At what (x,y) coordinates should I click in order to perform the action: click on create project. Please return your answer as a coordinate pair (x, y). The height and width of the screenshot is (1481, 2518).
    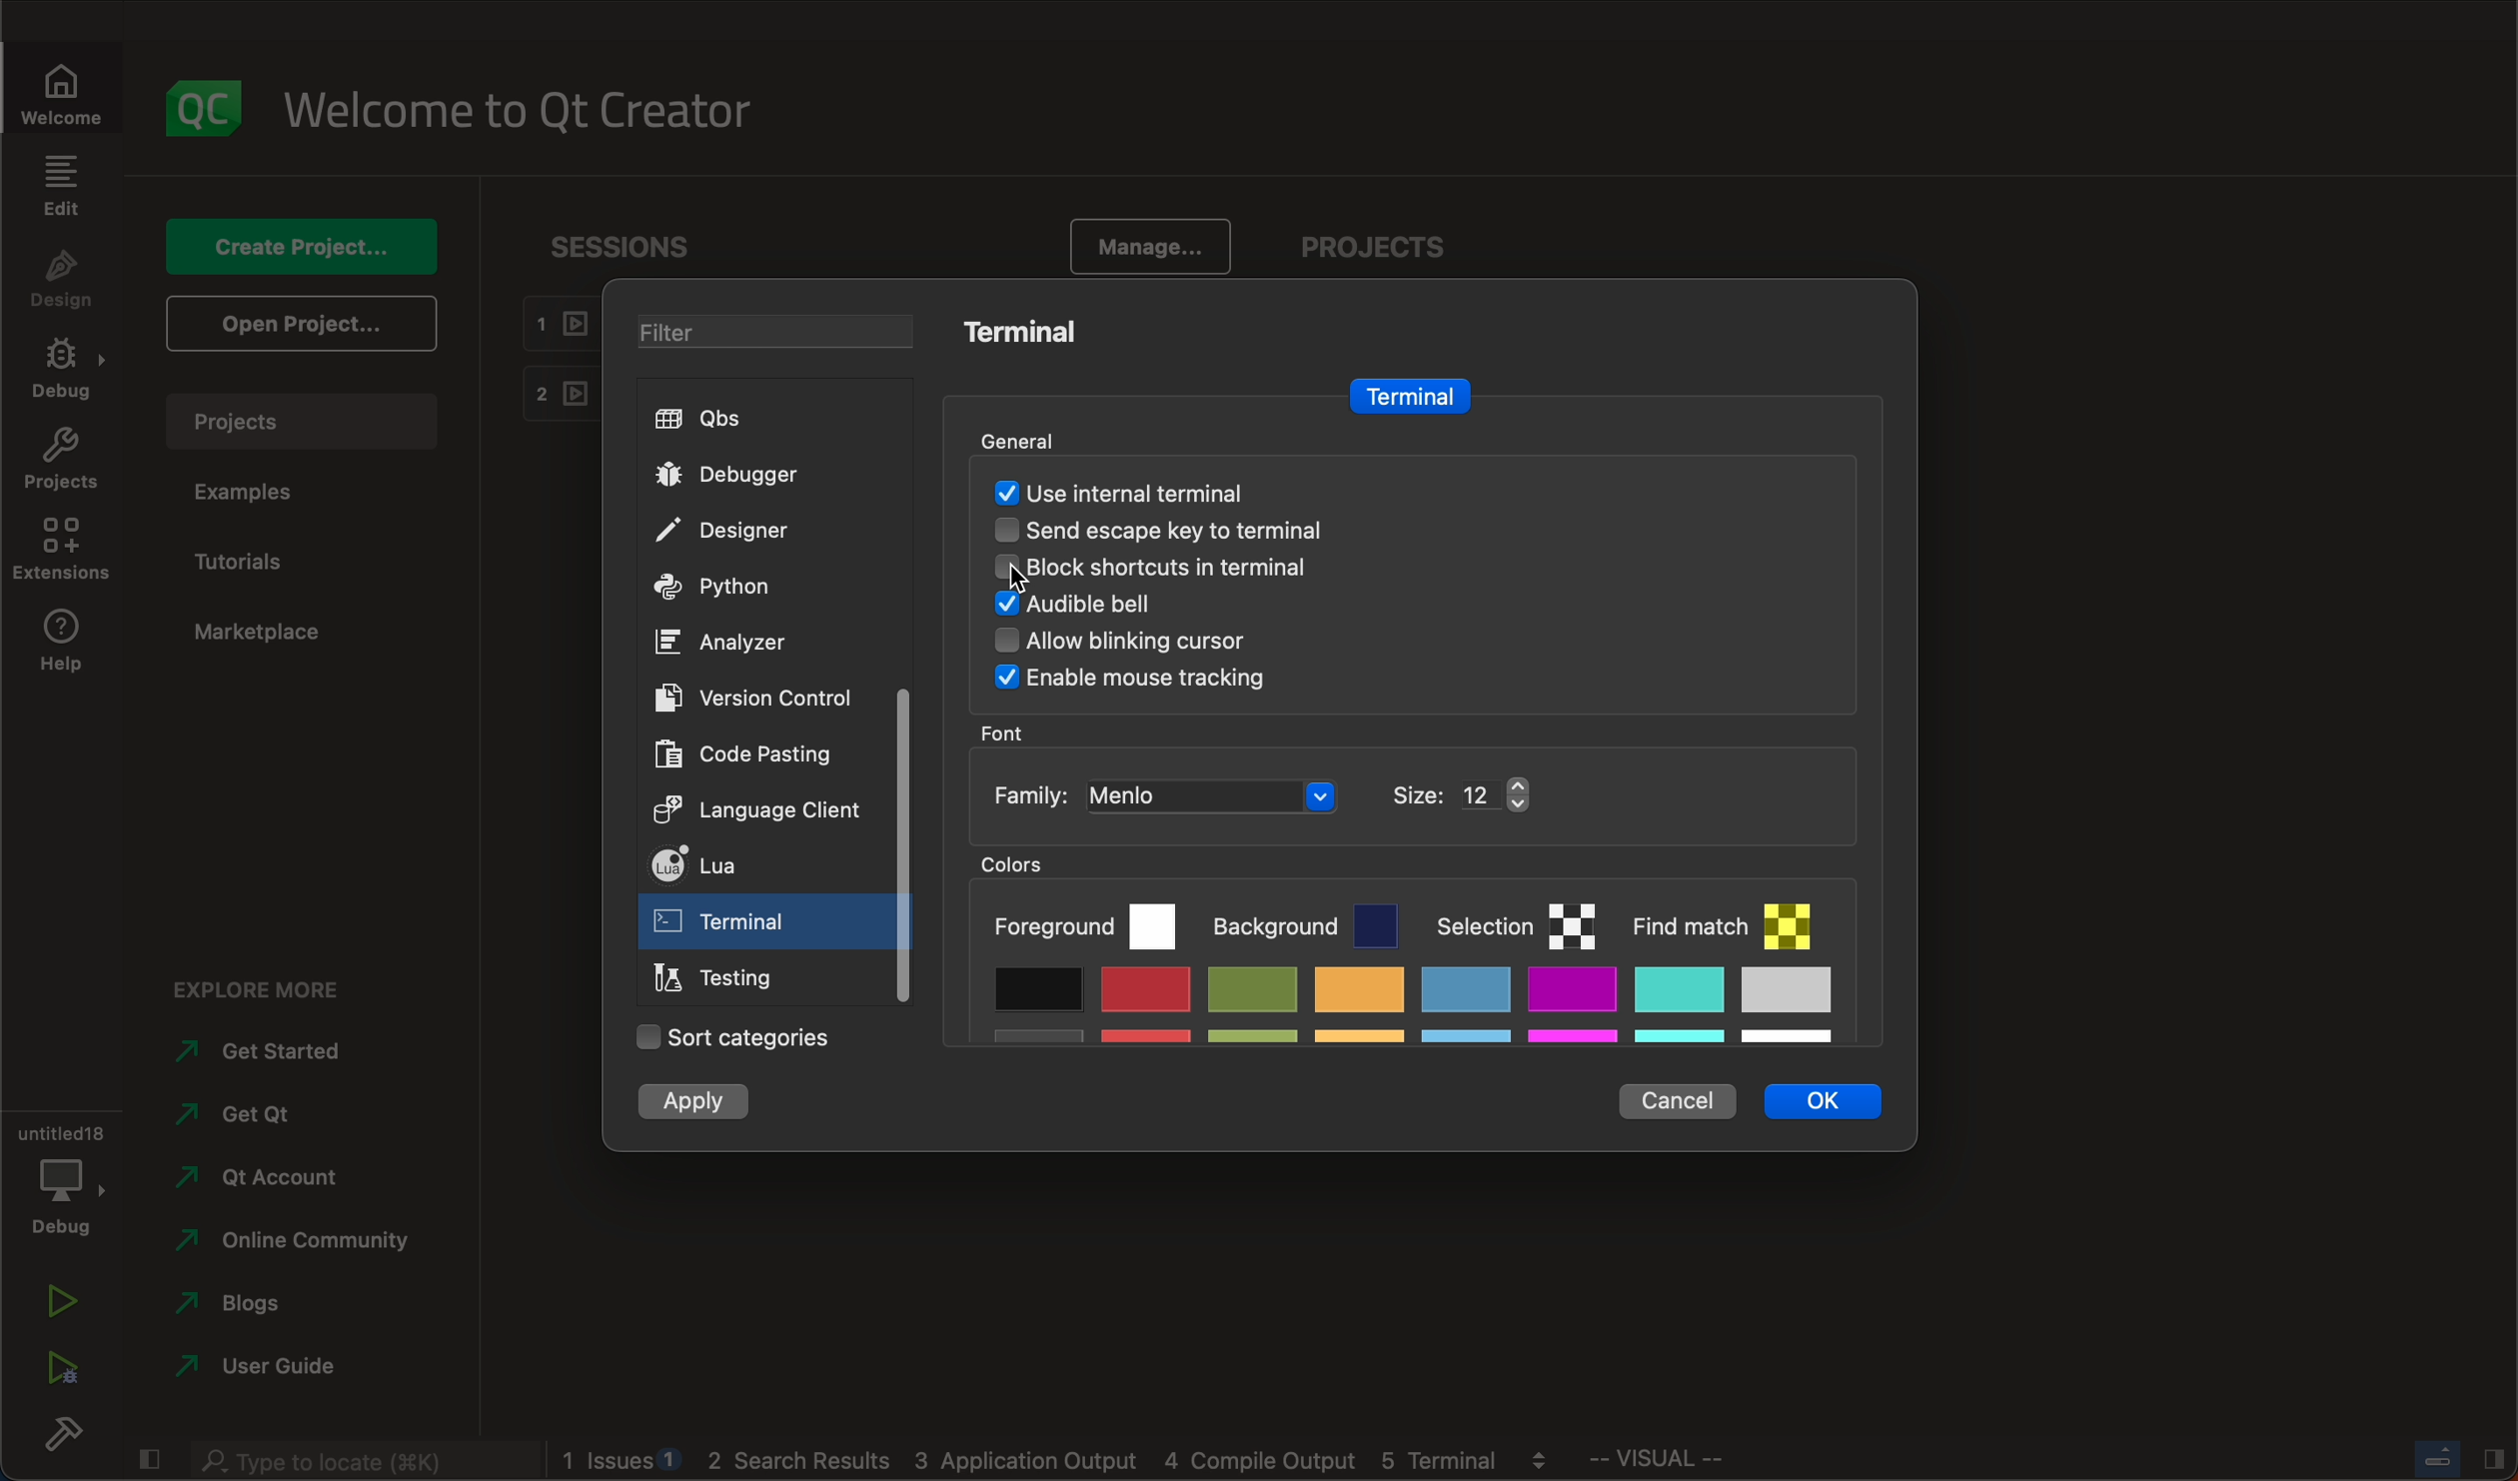
    Looking at the image, I should click on (301, 243).